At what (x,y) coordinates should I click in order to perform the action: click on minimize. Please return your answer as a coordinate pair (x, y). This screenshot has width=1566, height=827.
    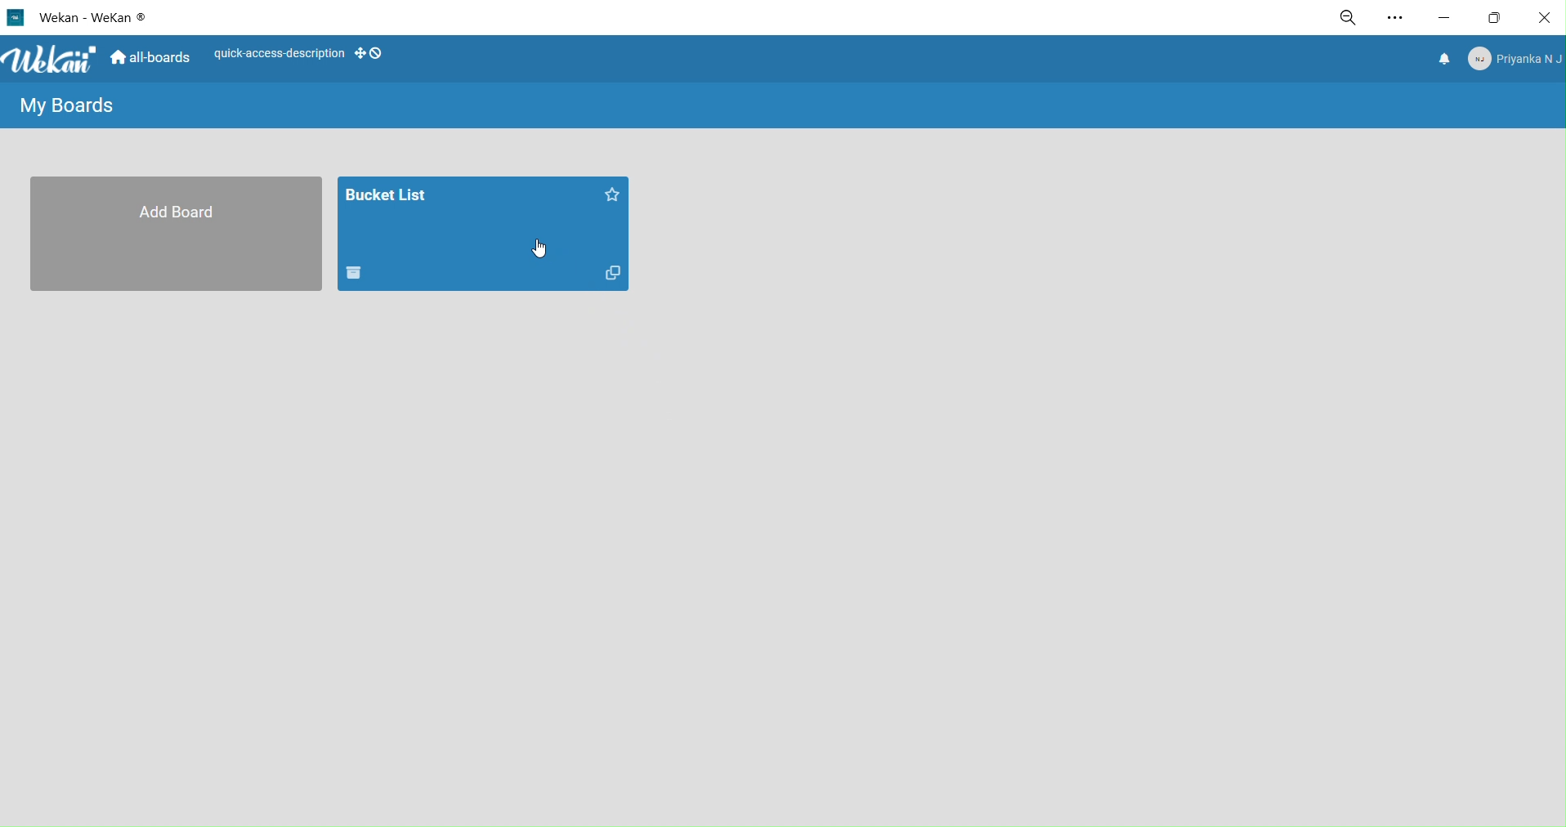
    Looking at the image, I should click on (1444, 16).